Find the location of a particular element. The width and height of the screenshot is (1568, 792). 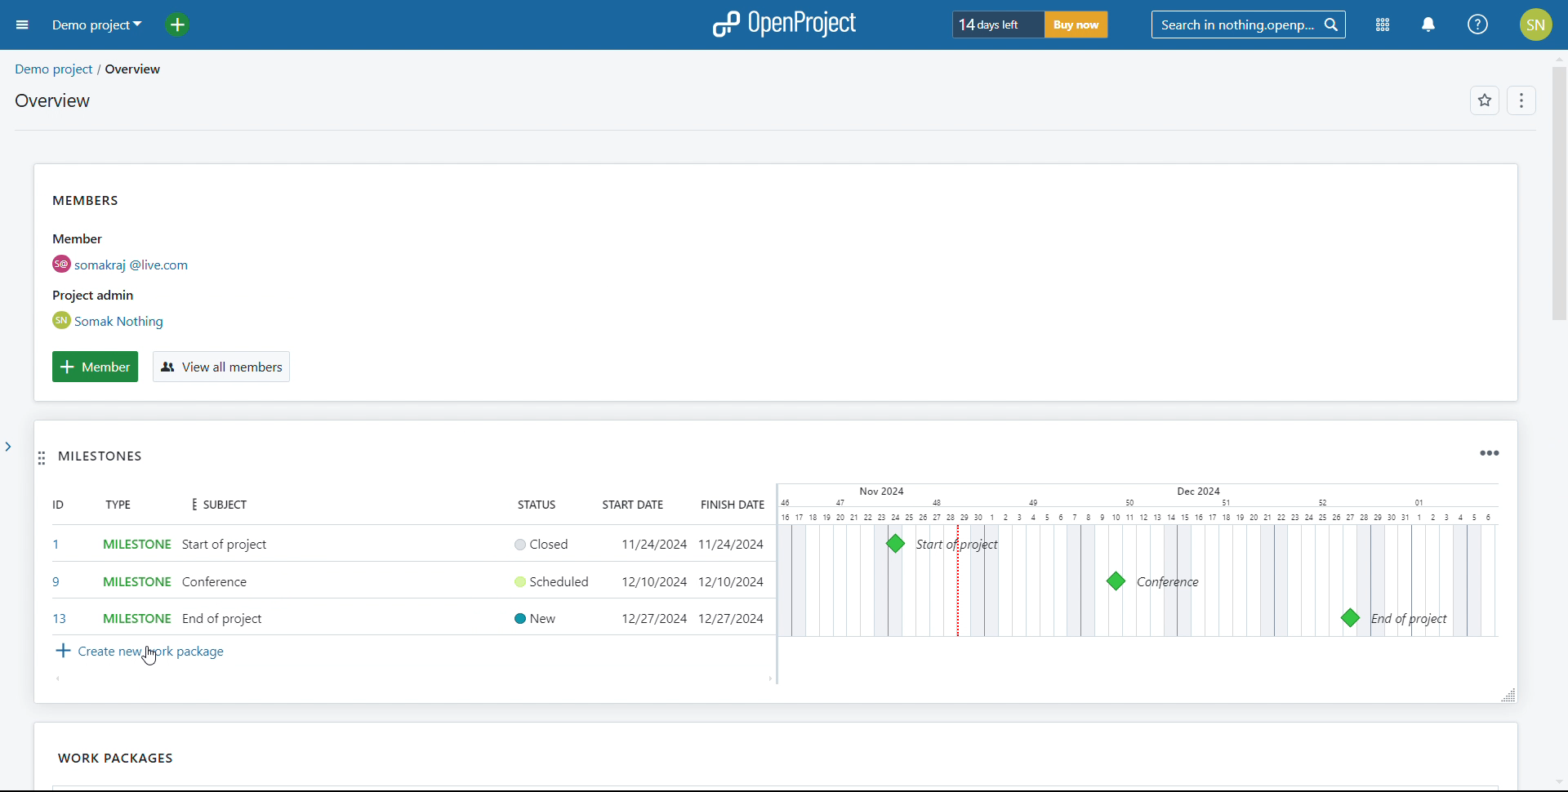

milestone 9 is located at coordinates (1116, 581).